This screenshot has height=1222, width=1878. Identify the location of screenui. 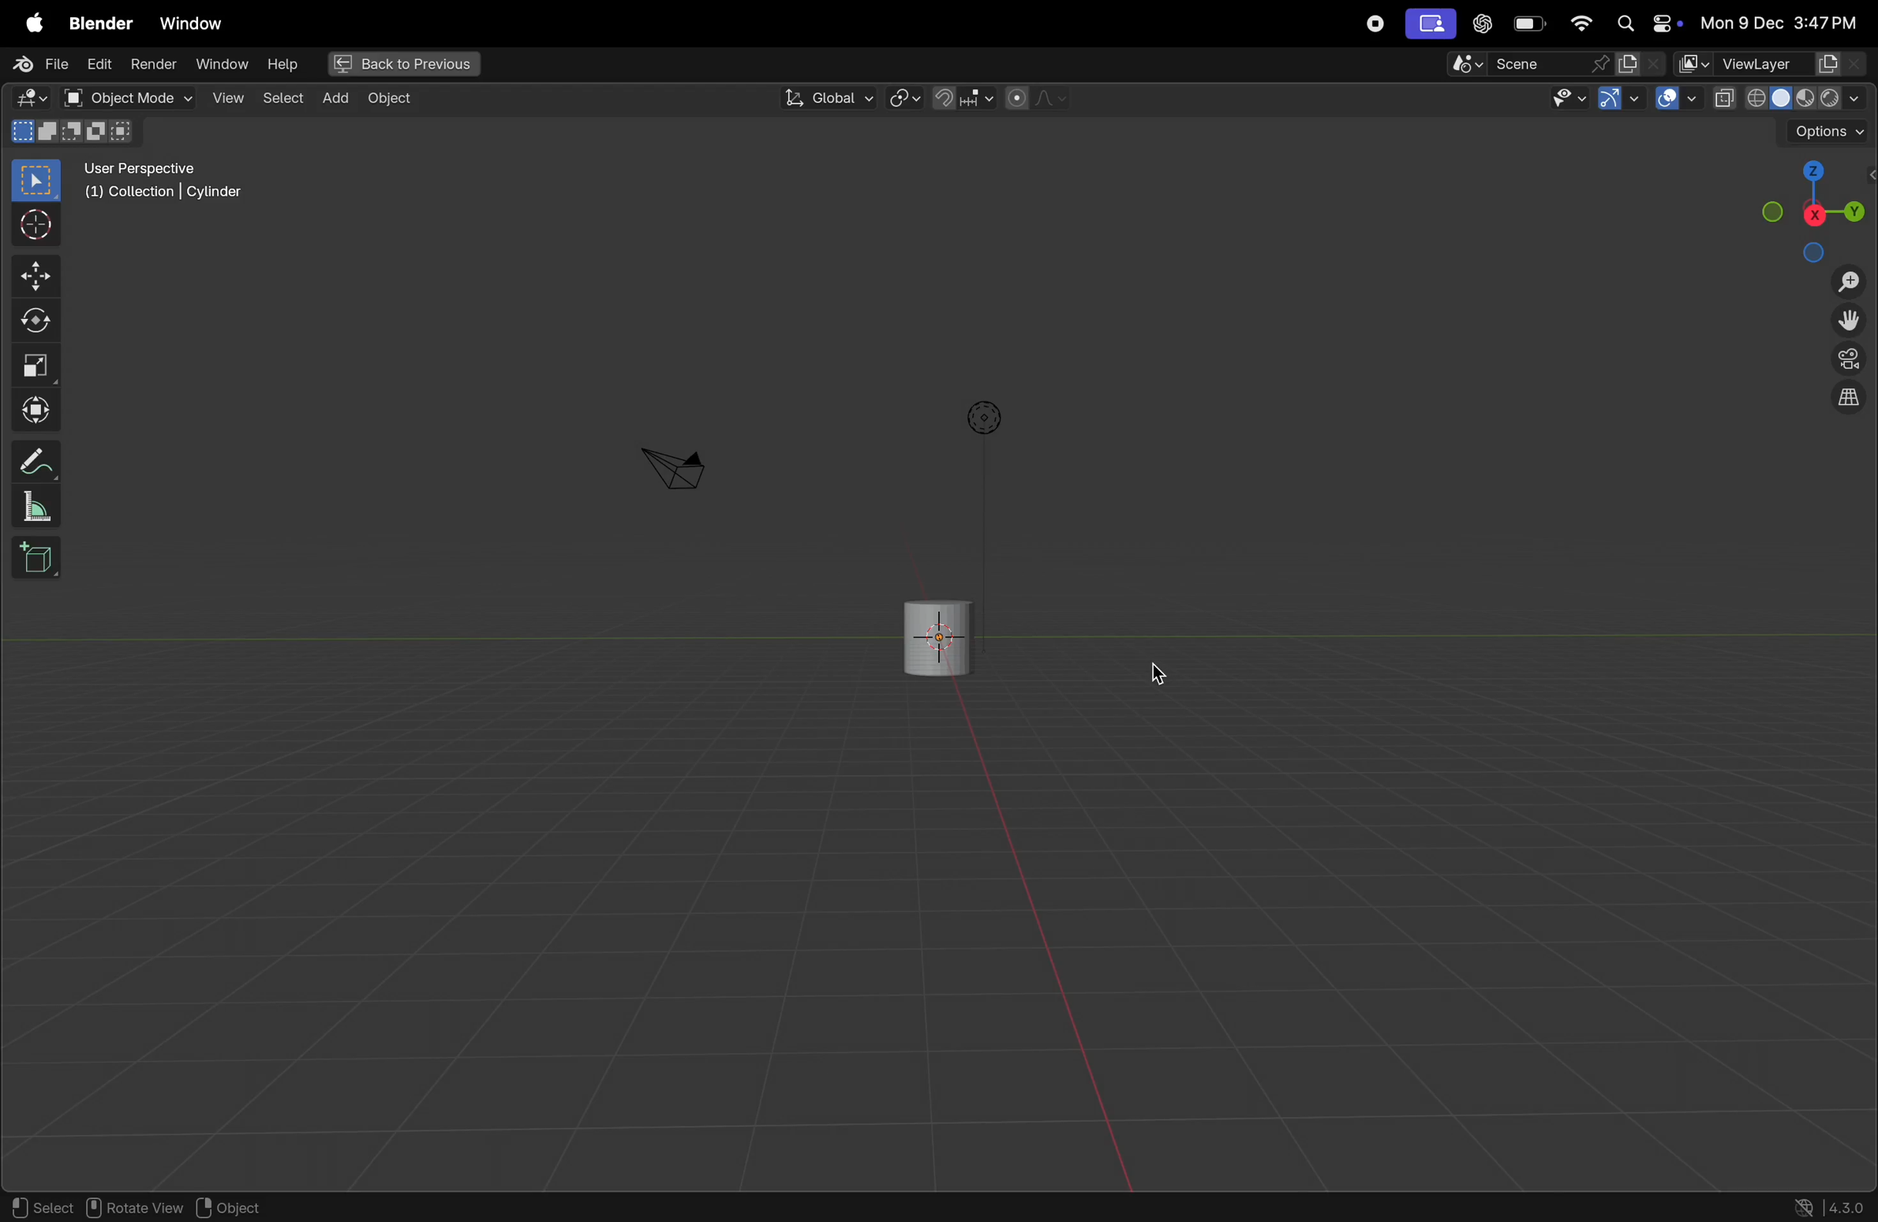
(1429, 23).